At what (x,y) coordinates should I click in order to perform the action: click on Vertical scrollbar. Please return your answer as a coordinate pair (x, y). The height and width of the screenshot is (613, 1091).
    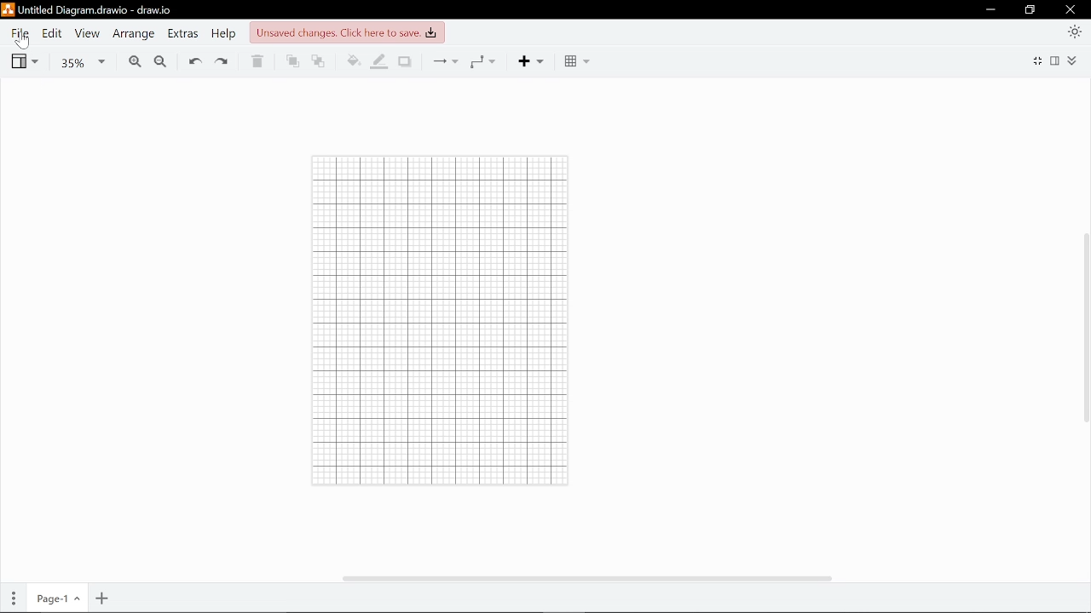
    Looking at the image, I should click on (1084, 328).